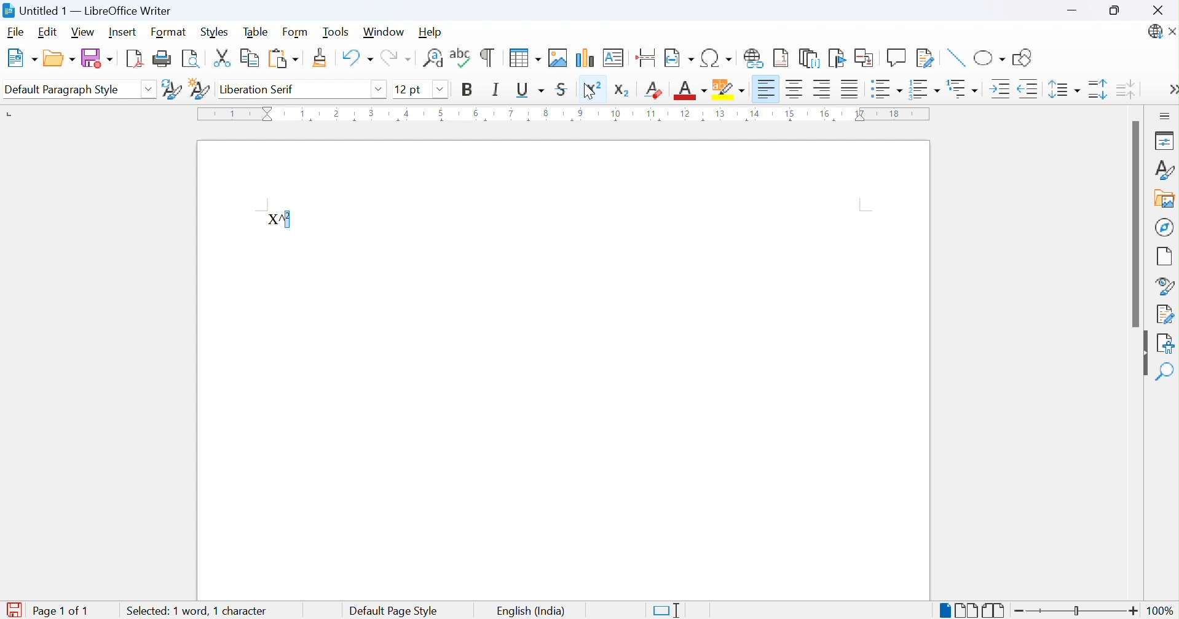 The height and width of the screenshot is (619, 1179). Describe the element at coordinates (767, 90) in the screenshot. I see `Align left` at that location.